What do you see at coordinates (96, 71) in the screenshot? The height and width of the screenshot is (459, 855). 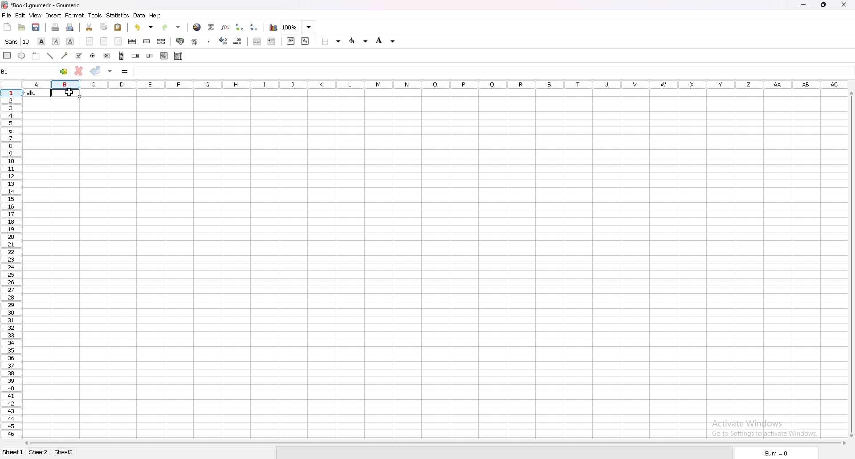 I see `accept change` at bounding box center [96, 71].